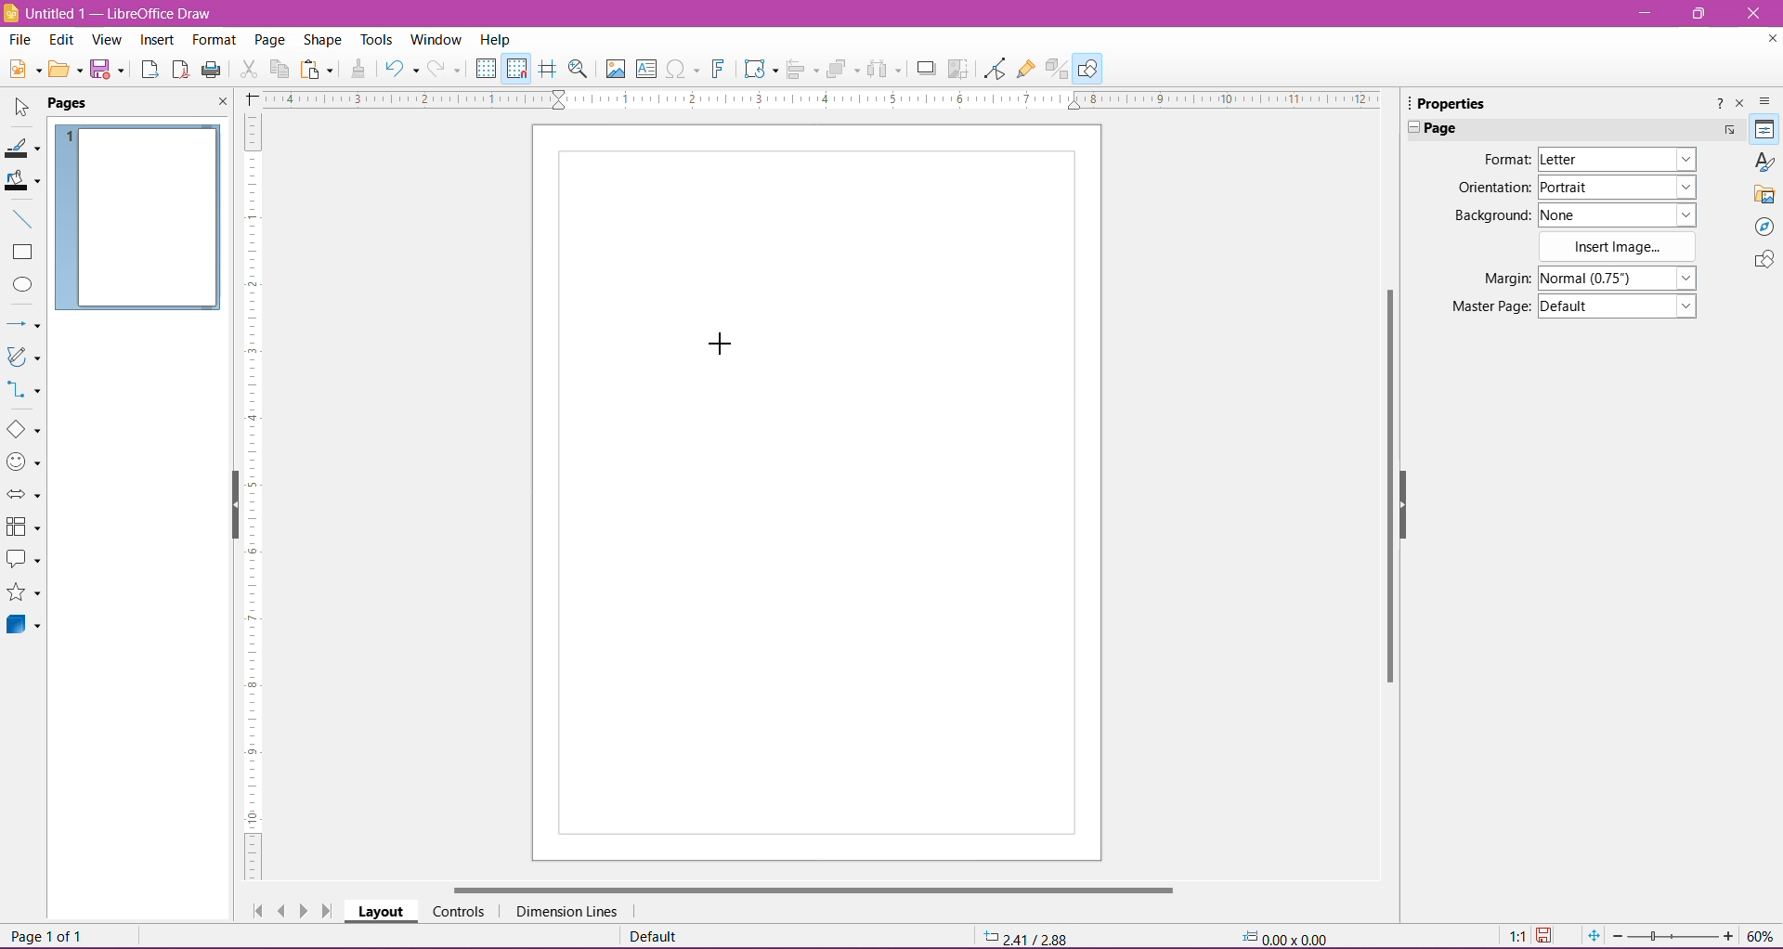  Describe the element at coordinates (615, 69) in the screenshot. I see `Insert Image` at that location.